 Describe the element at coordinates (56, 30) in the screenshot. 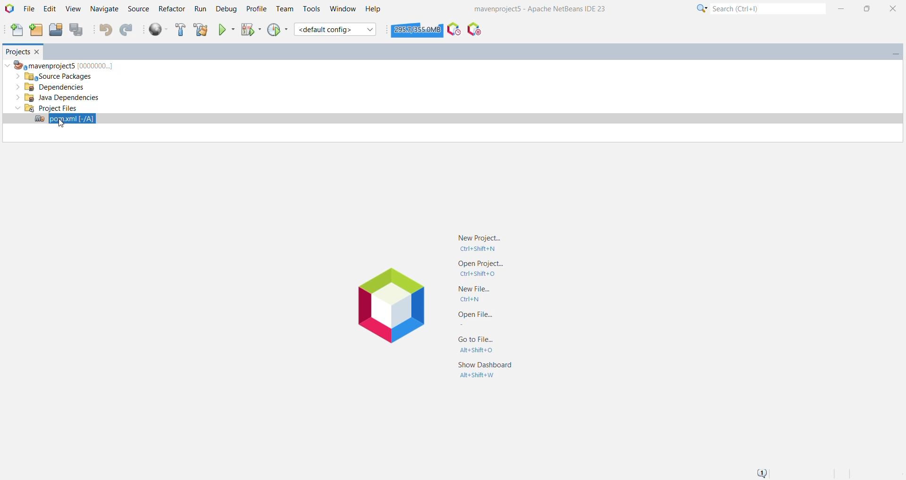

I see `Open Project` at that location.